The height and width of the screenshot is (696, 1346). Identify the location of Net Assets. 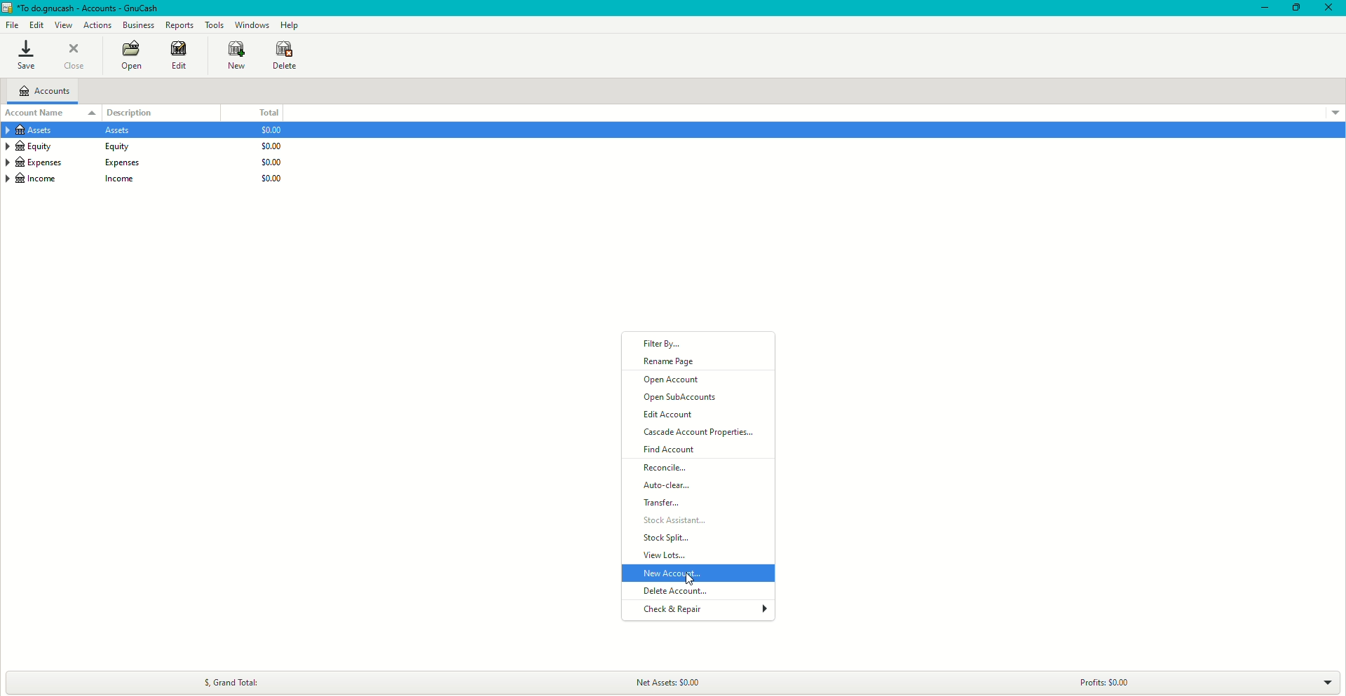
(679, 681).